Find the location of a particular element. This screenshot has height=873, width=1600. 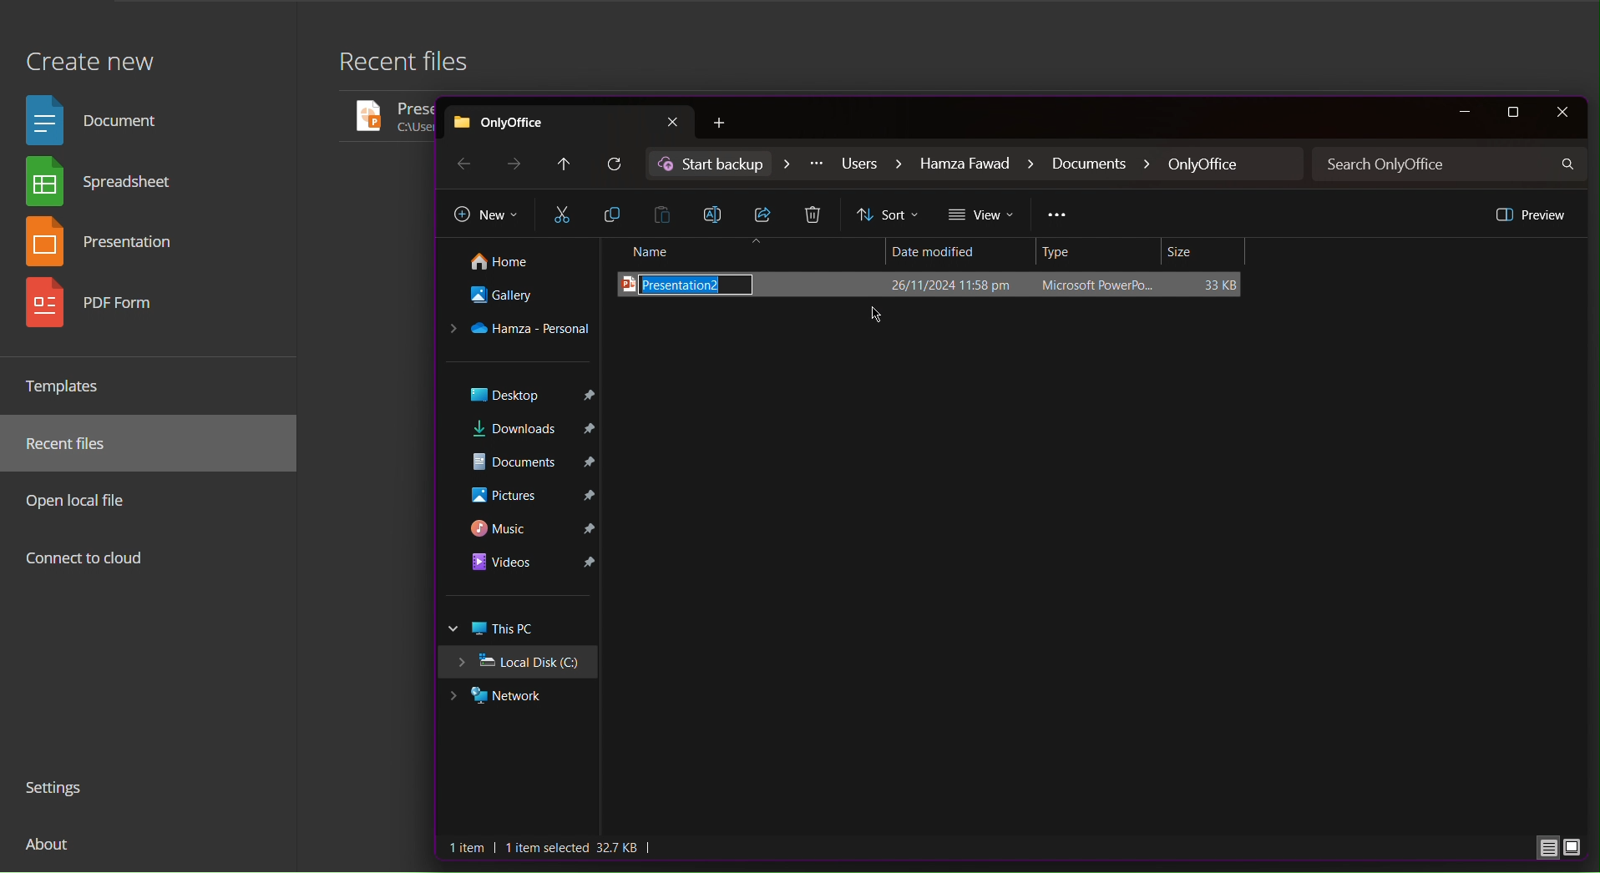

Refresh is located at coordinates (616, 165).